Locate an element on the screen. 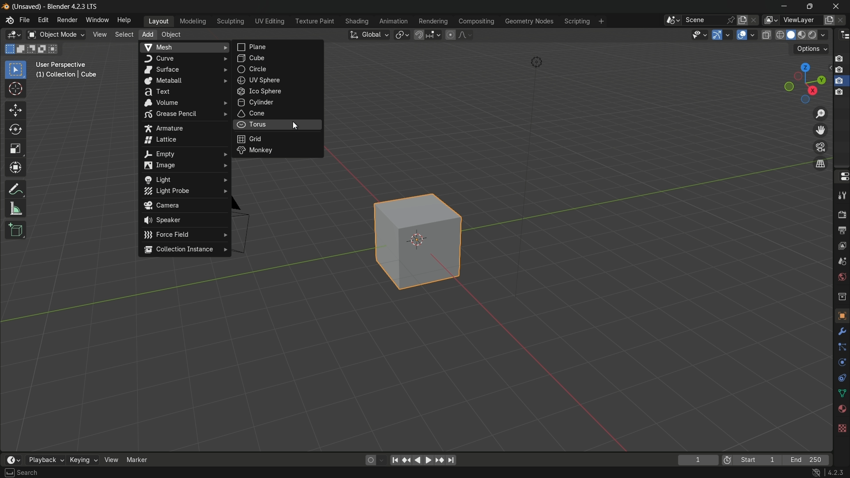 The width and height of the screenshot is (850, 478). cursor is located at coordinates (294, 125).